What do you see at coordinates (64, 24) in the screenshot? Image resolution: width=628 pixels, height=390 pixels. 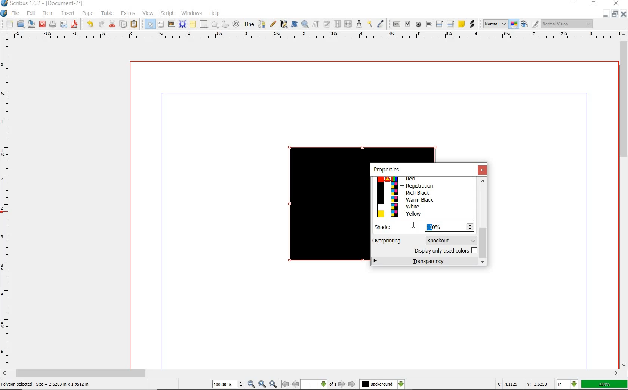 I see `preflight verifier` at bounding box center [64, 24].